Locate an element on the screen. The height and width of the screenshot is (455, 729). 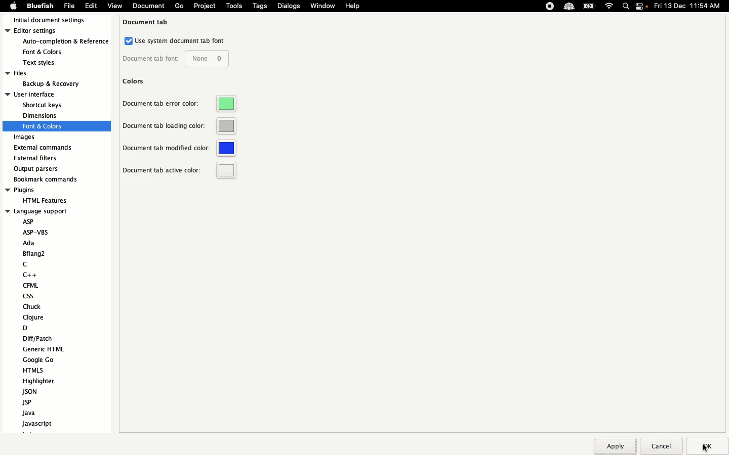
auto-completion & refrences is located at coordinates (66, 42).